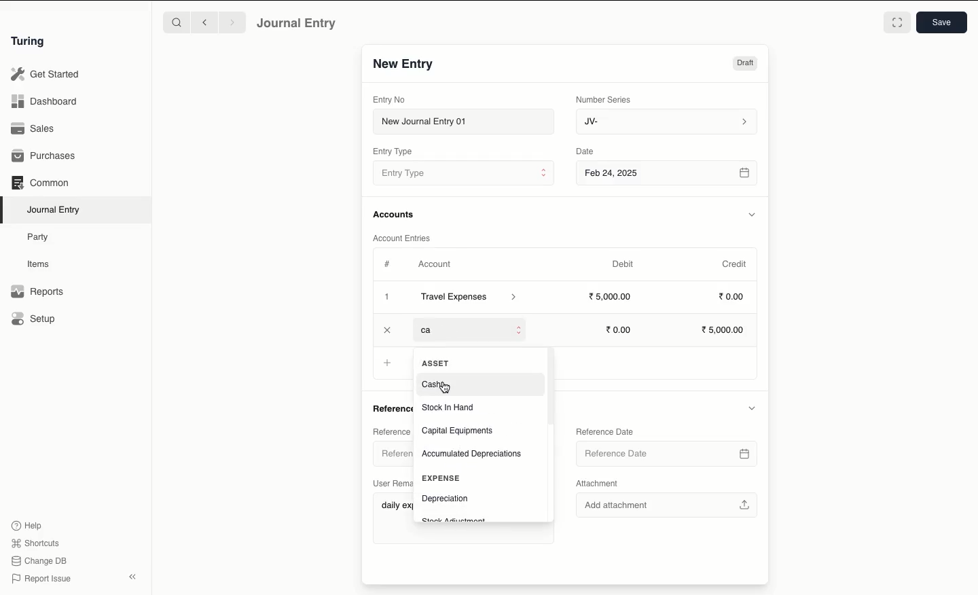 This screenshot has width=978, height=595. I want to click on Draft, so click(745, 63).